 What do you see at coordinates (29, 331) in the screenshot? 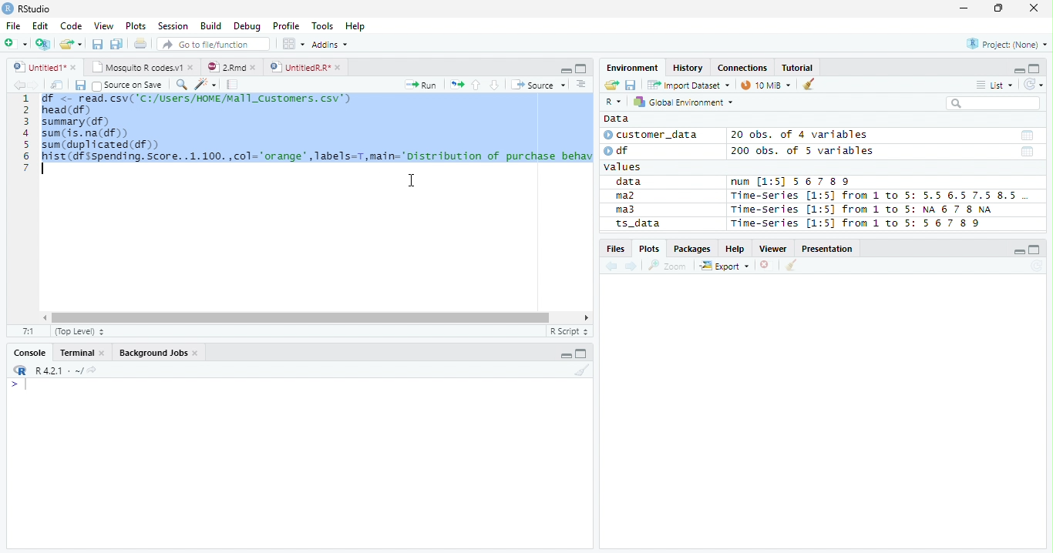
I see `1:1` at bounding box center [29, 331].